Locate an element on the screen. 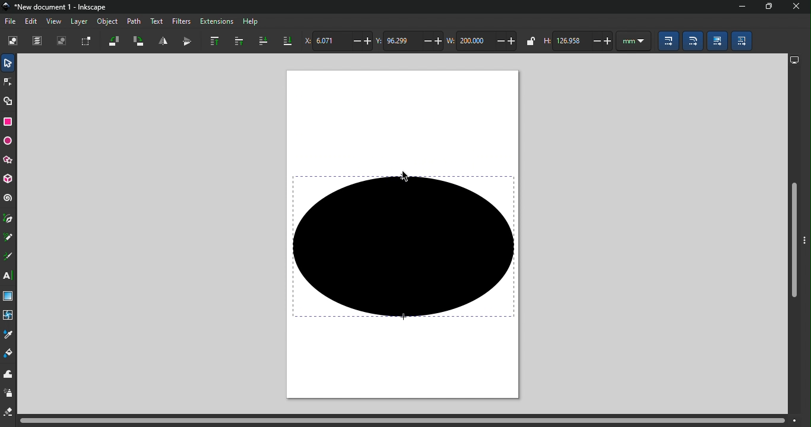 This screenshot has height=427, width=811. Edit is located at coordinates (31, 21).